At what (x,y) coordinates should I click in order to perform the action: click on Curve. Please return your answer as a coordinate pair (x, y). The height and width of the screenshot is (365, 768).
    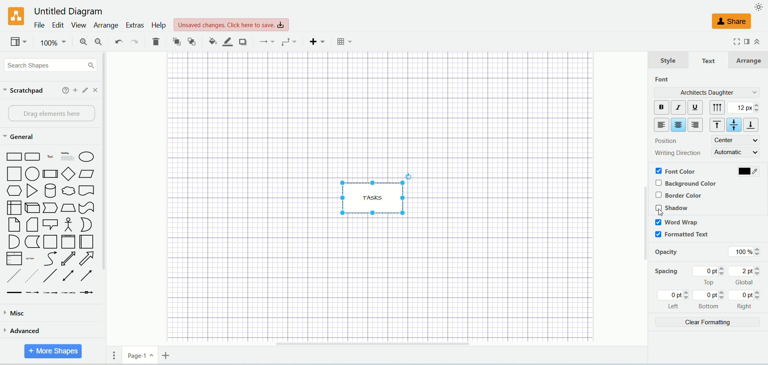
    Looking at the image, I should click on (51, 259).